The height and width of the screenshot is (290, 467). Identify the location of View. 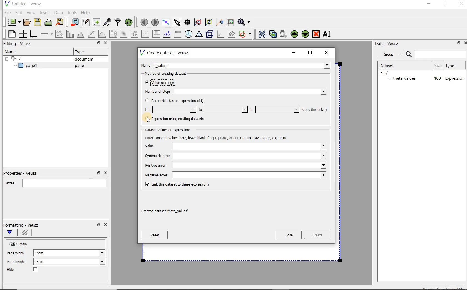
(31, 12).